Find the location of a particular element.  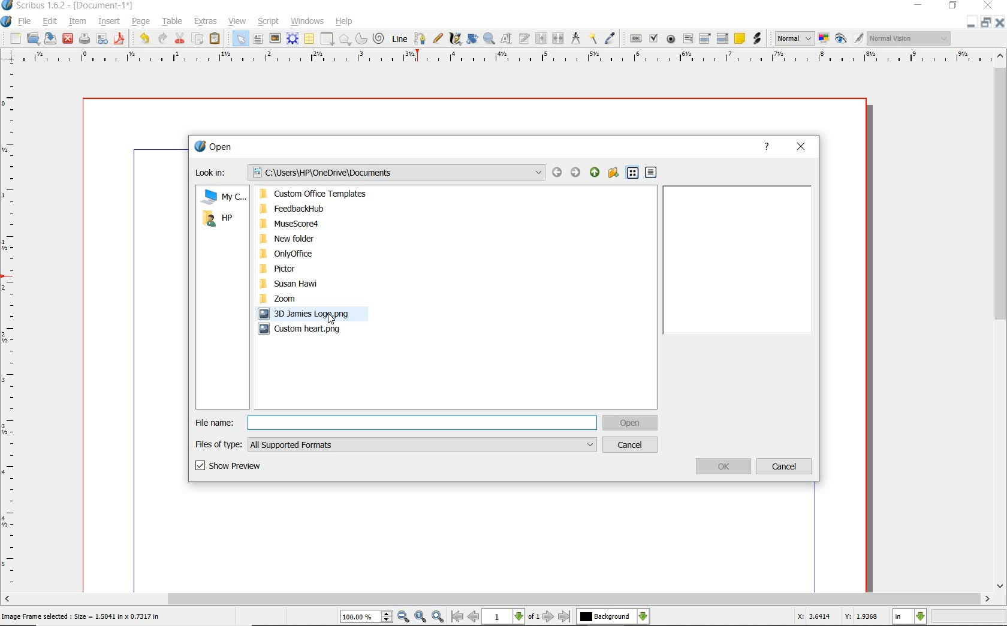

files of type is located at coordinates (397, 444).